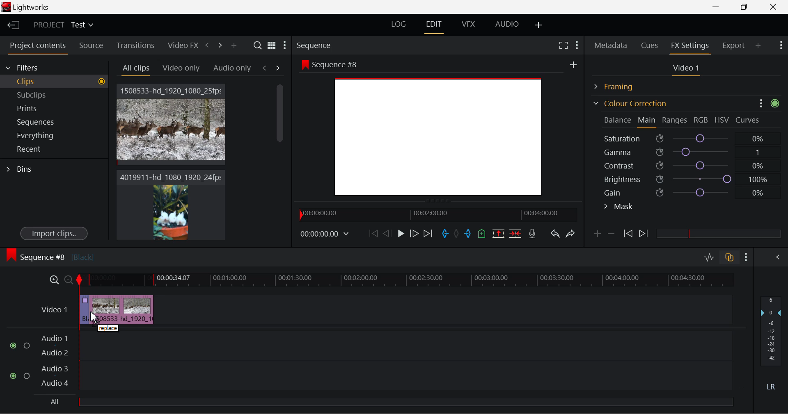 Image resolution: width=788 pixels, height=414 pixels. I want to click on Mark In, so click(446, 234).